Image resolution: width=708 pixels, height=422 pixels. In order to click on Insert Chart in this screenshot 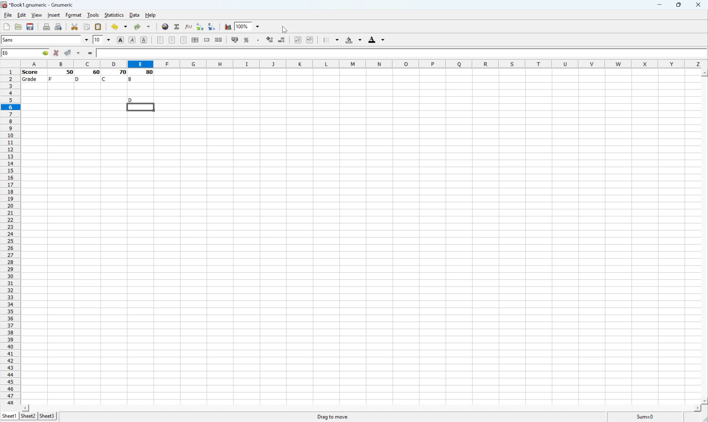, I will do `click(227, 26)`.